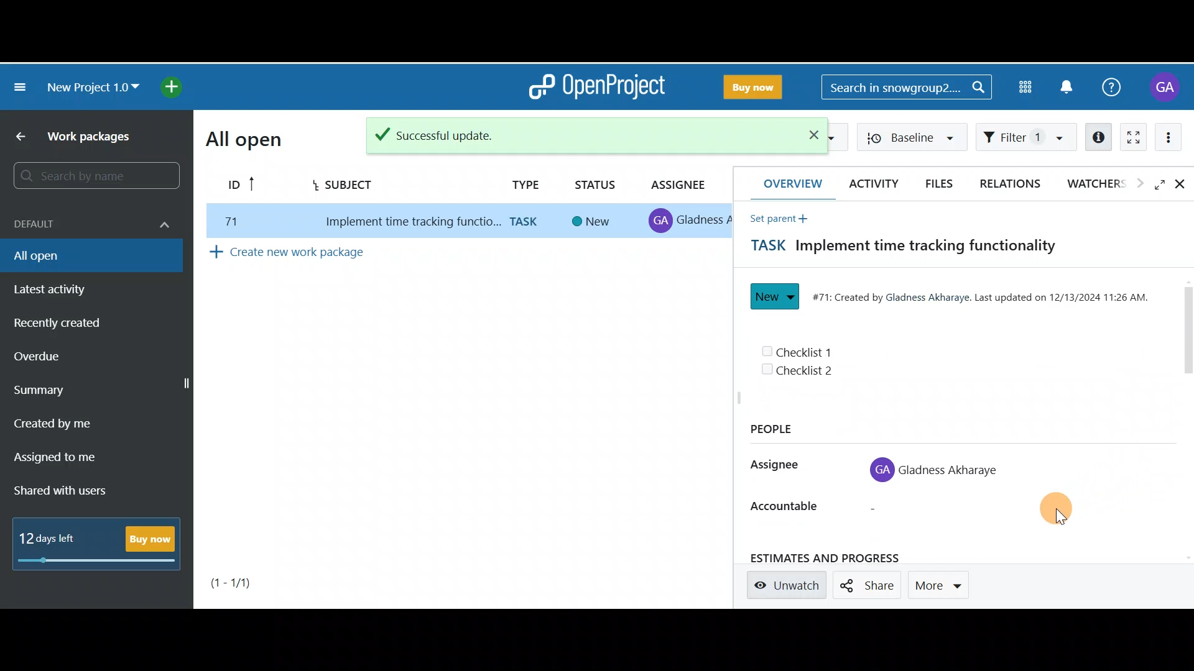  Describe the element at coordinates (70, 419) in the screenshot. I see `Created by me` at that location.